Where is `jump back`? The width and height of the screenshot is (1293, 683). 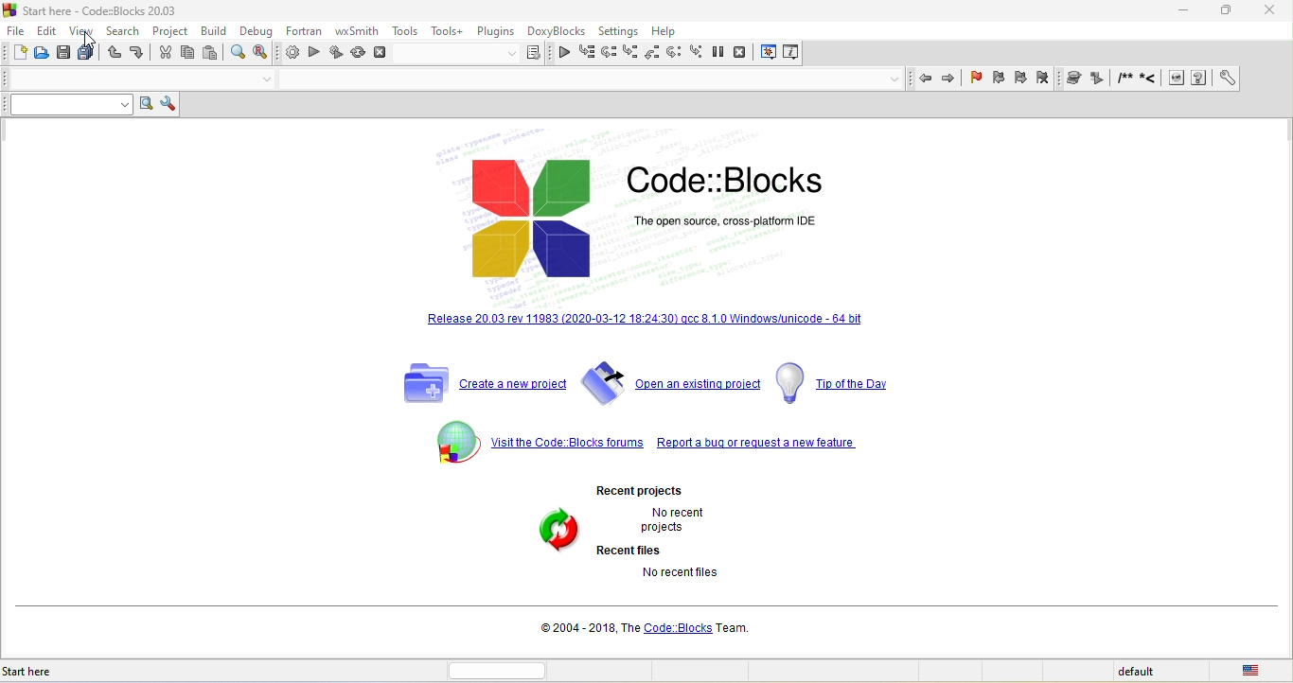
jump back is located at coordinates (926, 79).